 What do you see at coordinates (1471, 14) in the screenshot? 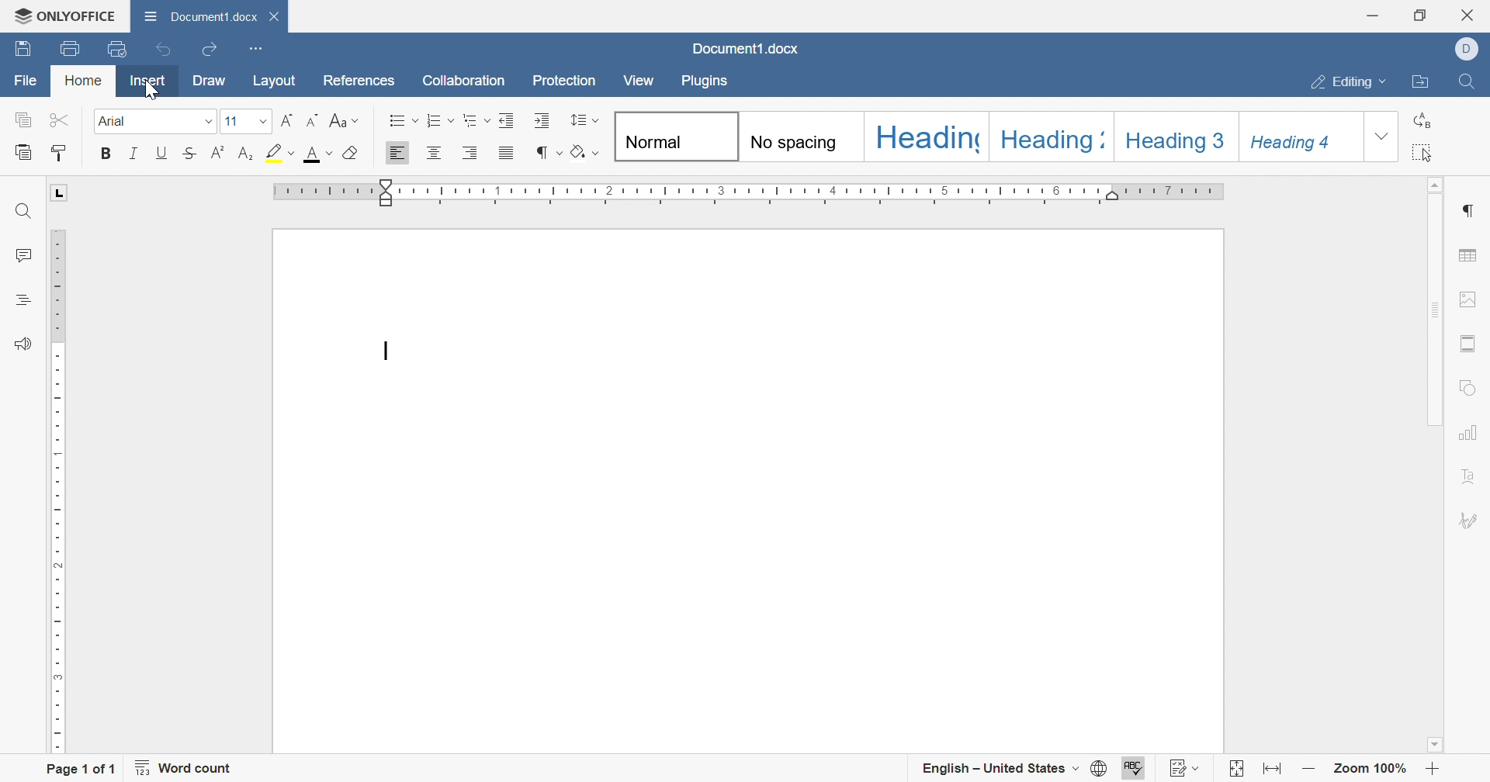
I see `Close` at bounding box center [1471, 14].